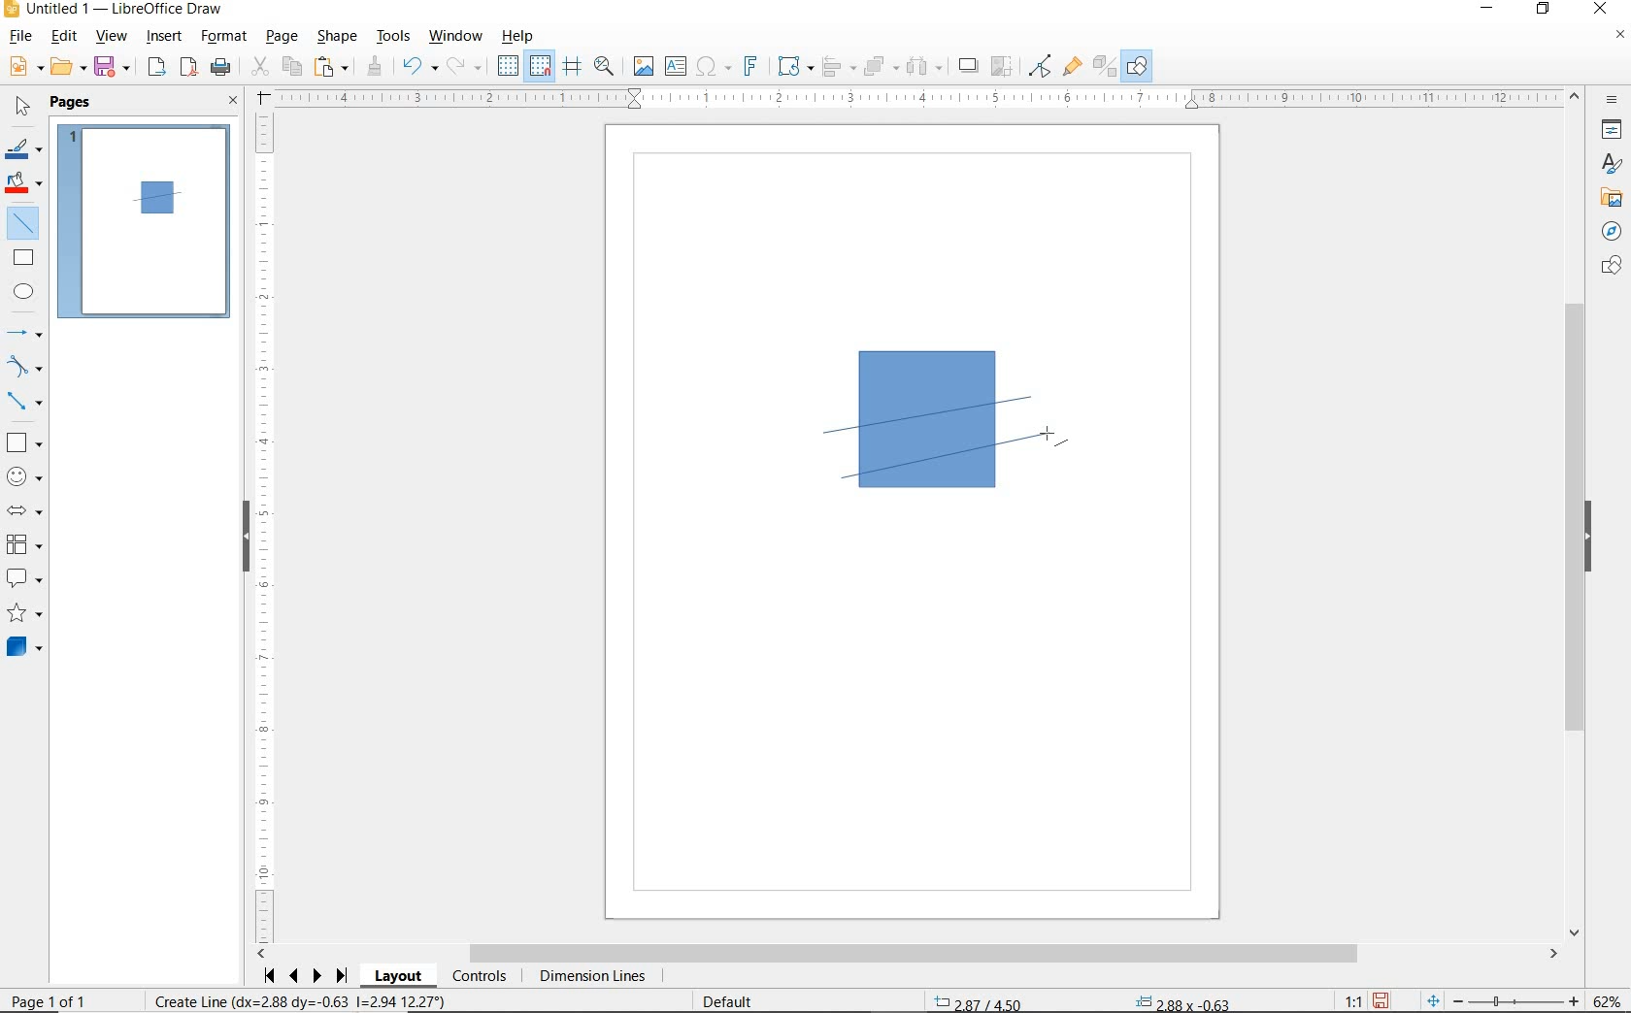 Image resolution: width=1631 pixels, height=1013 pixels. I want to click on VIEW, so click(111, 36).